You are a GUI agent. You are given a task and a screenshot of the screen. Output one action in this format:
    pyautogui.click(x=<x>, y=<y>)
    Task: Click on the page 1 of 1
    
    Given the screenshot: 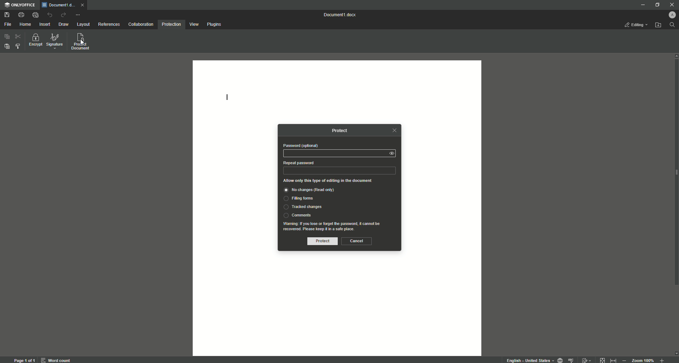 What is the action you would take?
    pyautogui.click(x=24, y=359)
    